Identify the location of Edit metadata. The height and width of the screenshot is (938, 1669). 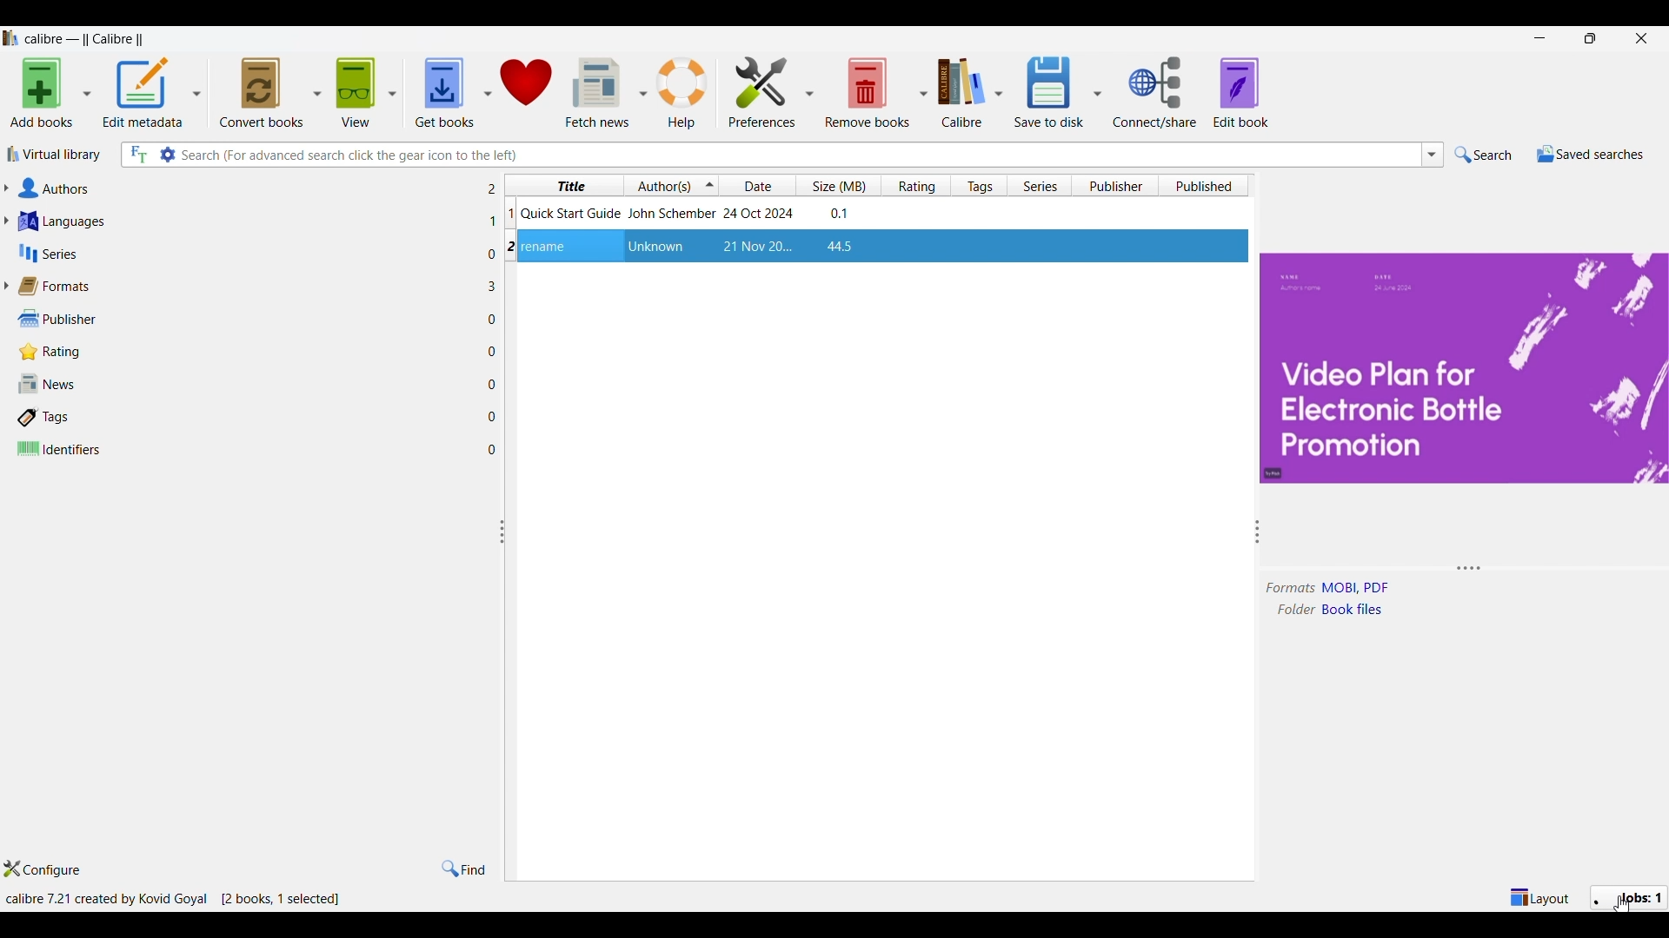
(143, 93).